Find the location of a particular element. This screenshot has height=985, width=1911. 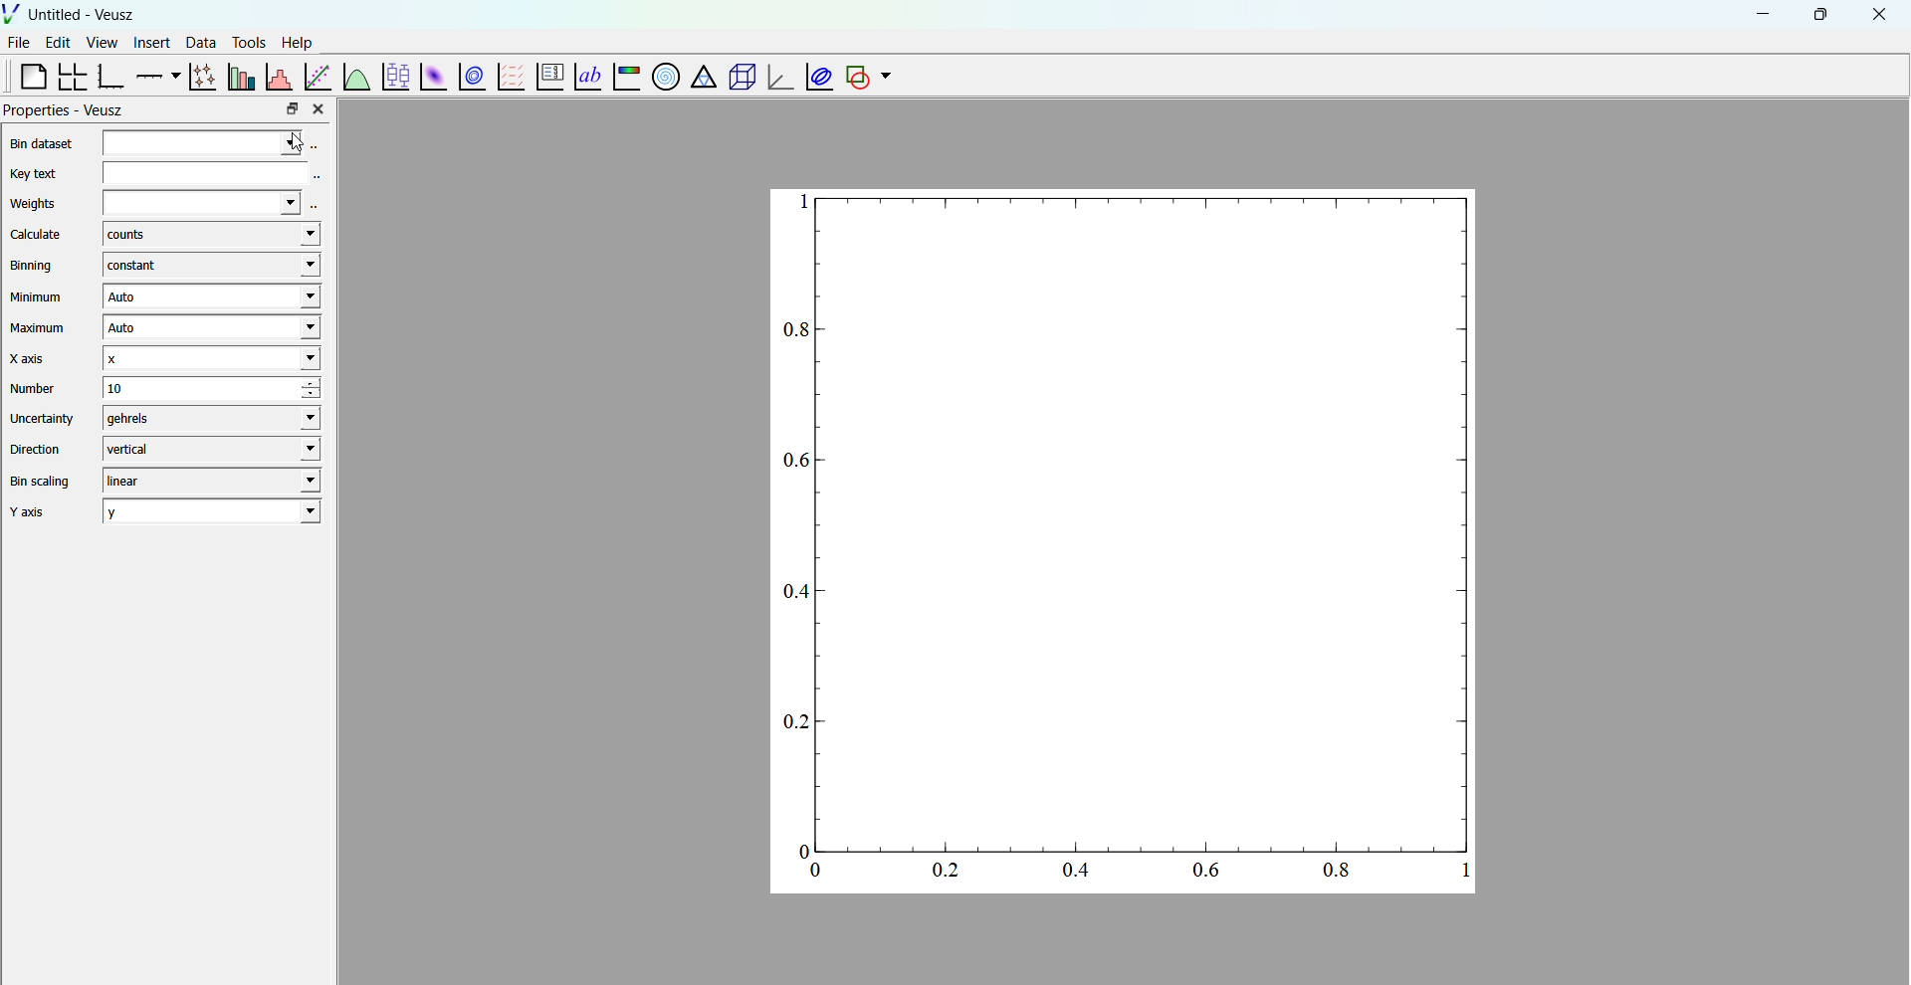

Uncertainty is located at coordinates (44, 418).